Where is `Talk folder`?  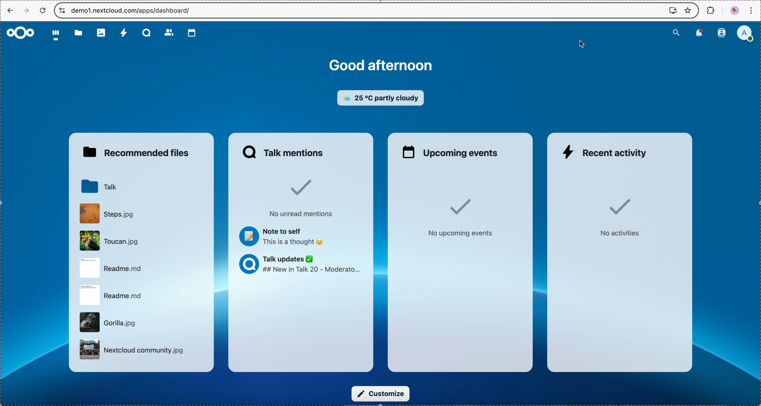 Talk folder is located at coordinates (97, 188).